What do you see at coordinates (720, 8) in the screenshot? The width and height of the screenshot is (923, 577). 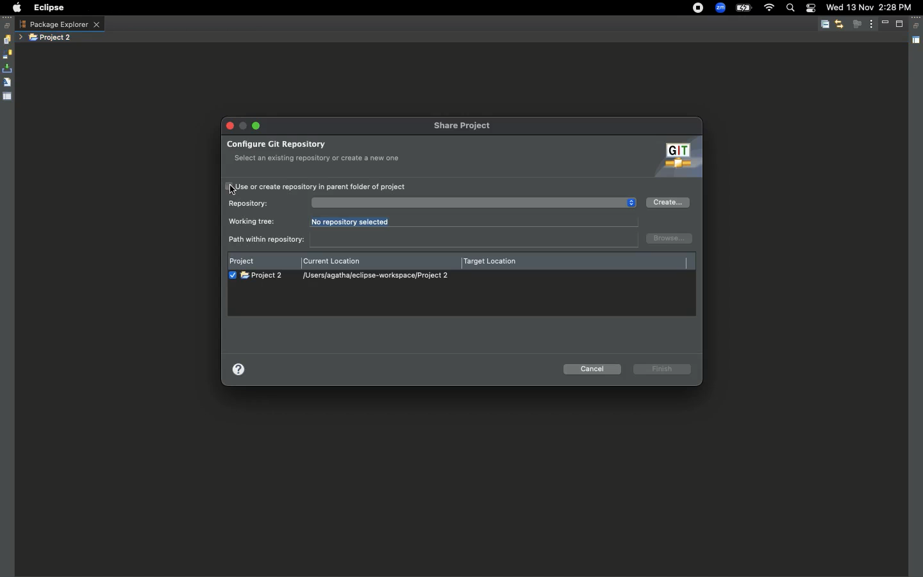 I see `Zoom` at bounding box center [720, 8].